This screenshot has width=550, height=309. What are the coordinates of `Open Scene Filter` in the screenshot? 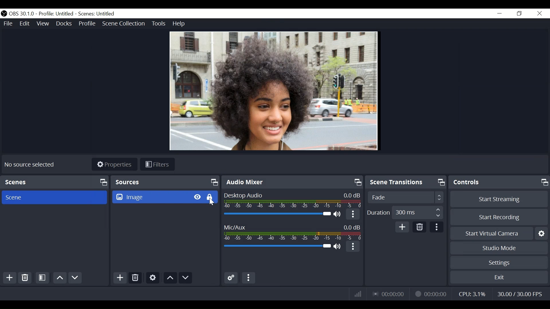 It's located at (43, 278).